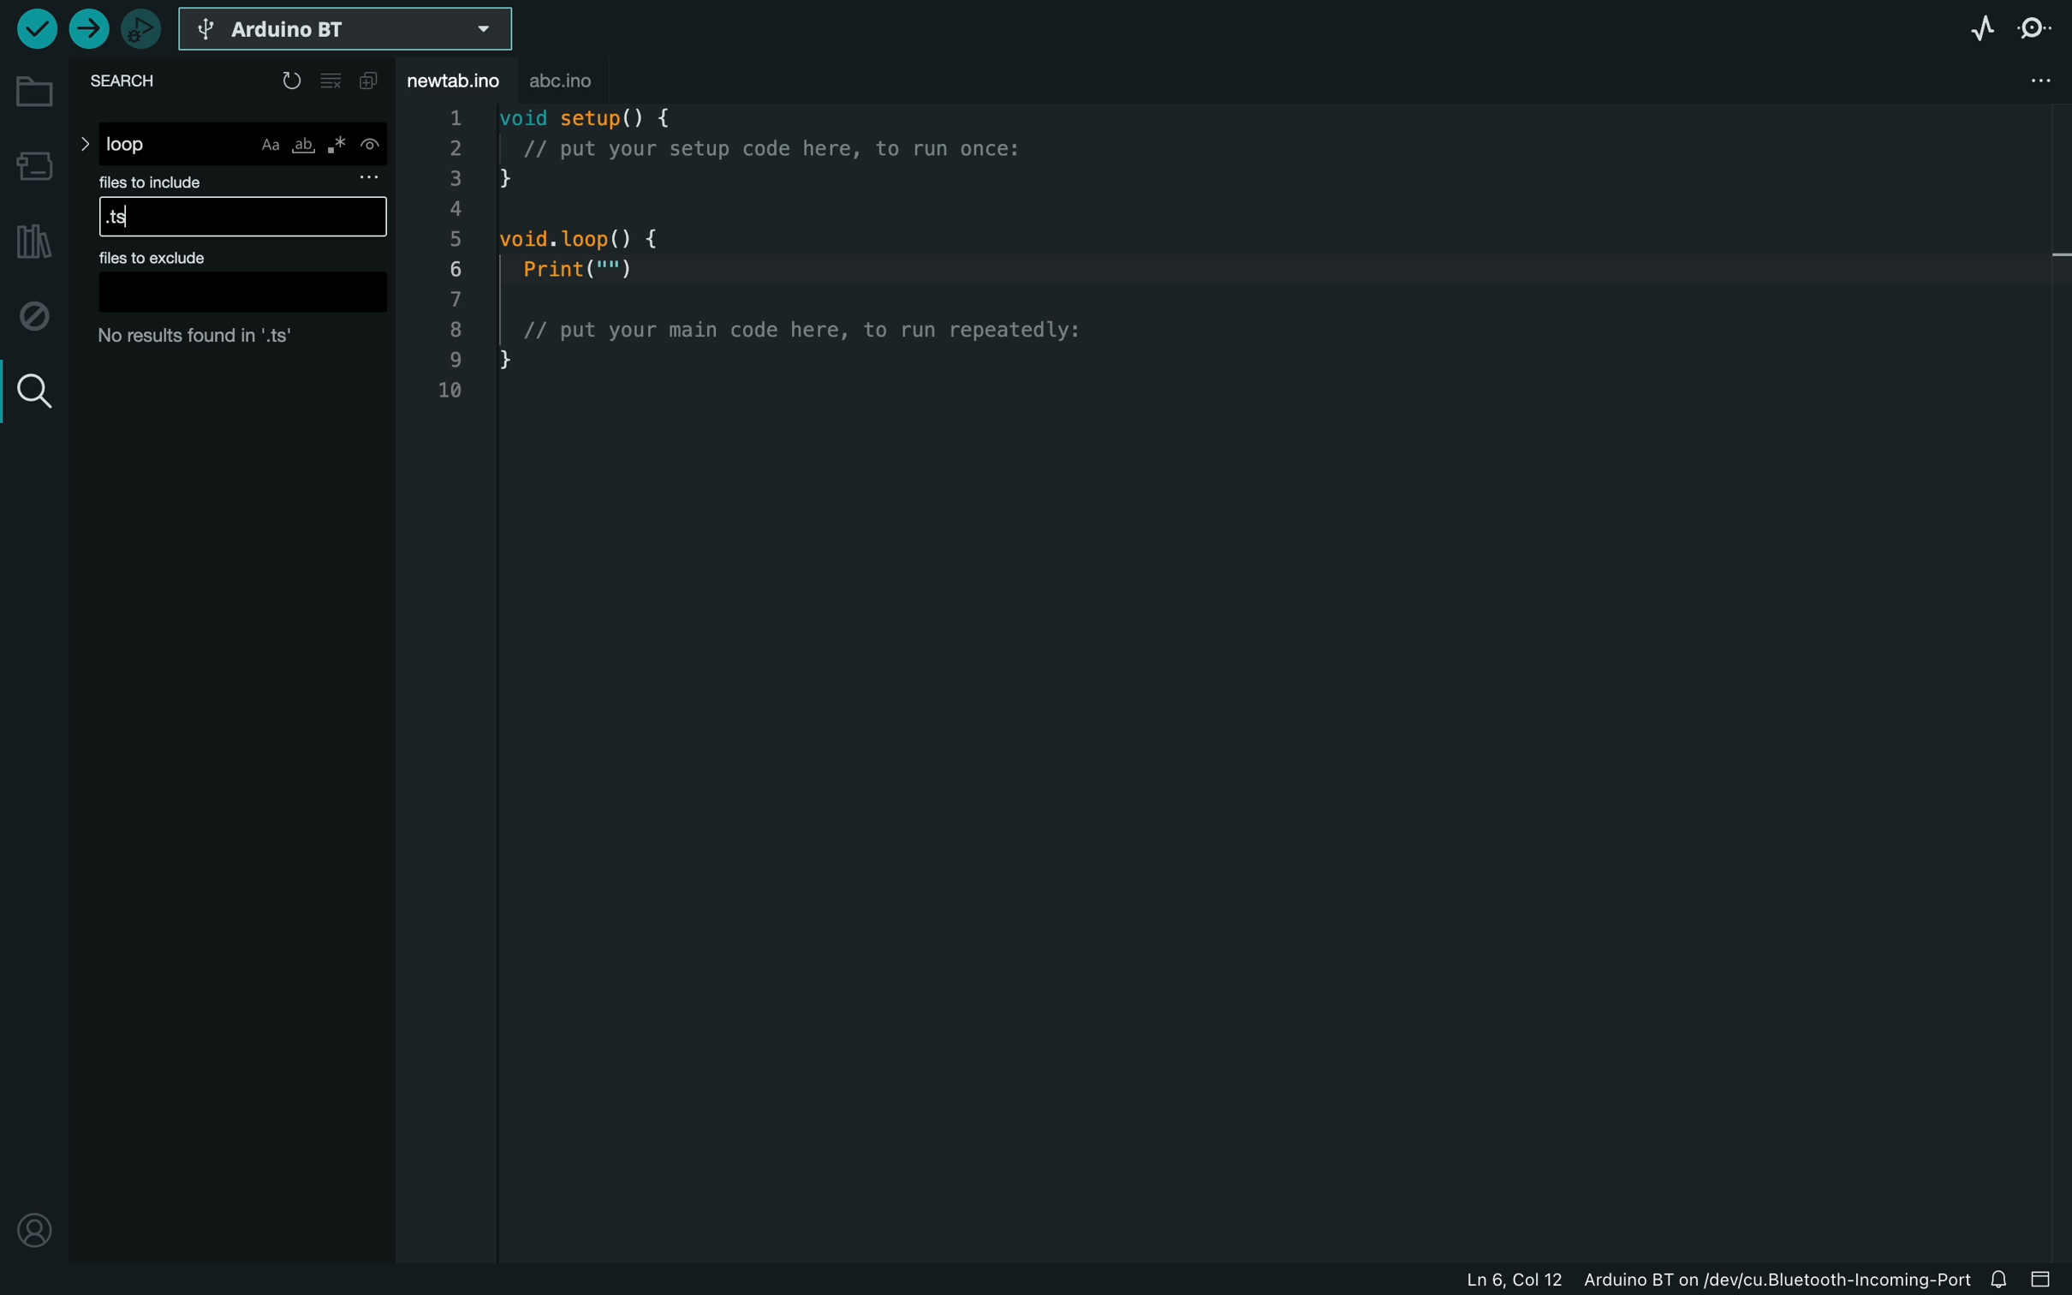 The image size is (2072, 1295). Describe the element at coordinates (371, 82) in the screenshot. I see `copy` at that location.